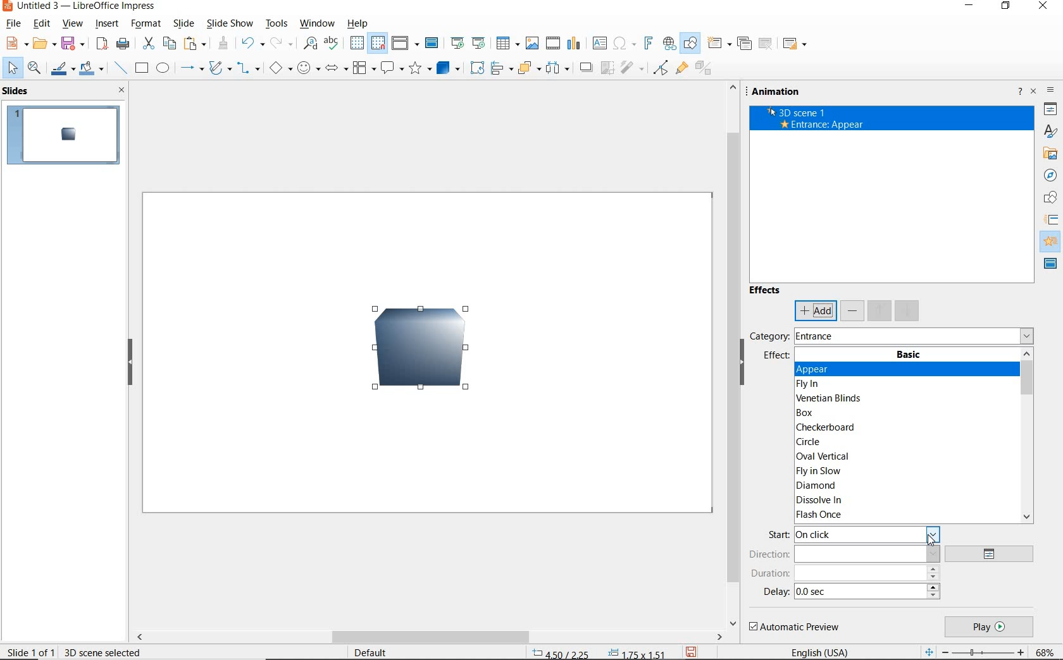 Image resolution: width=1063 pixels, height=660 pixels. I want to click on CHECKERBOARD, so click(828, 428).